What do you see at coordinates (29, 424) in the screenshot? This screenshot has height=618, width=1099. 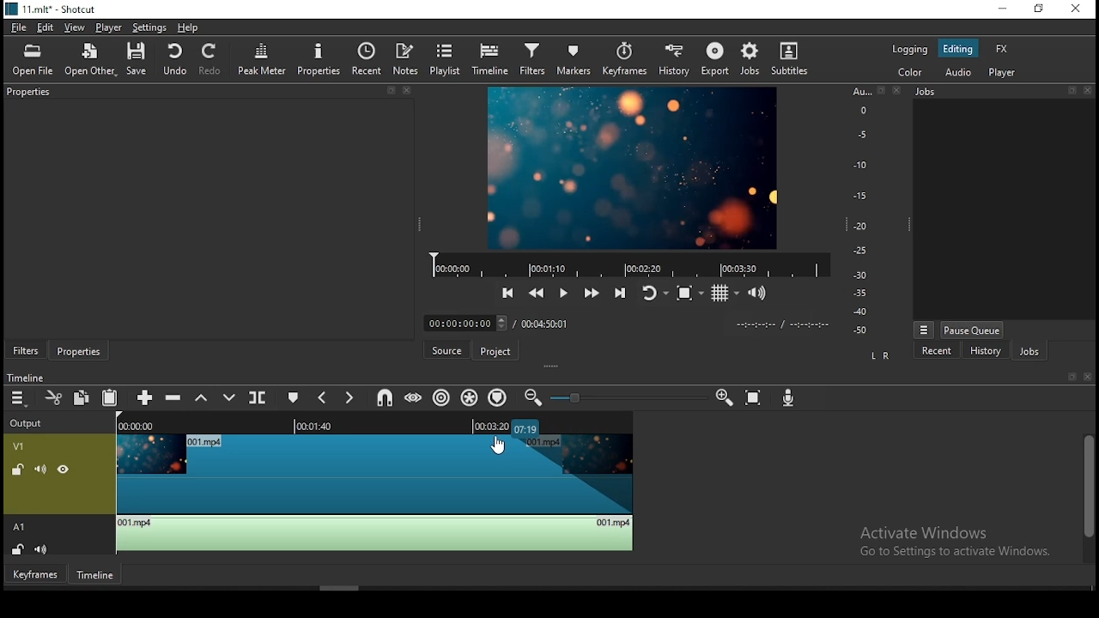 I see `output` at bounding box center [29, 424].